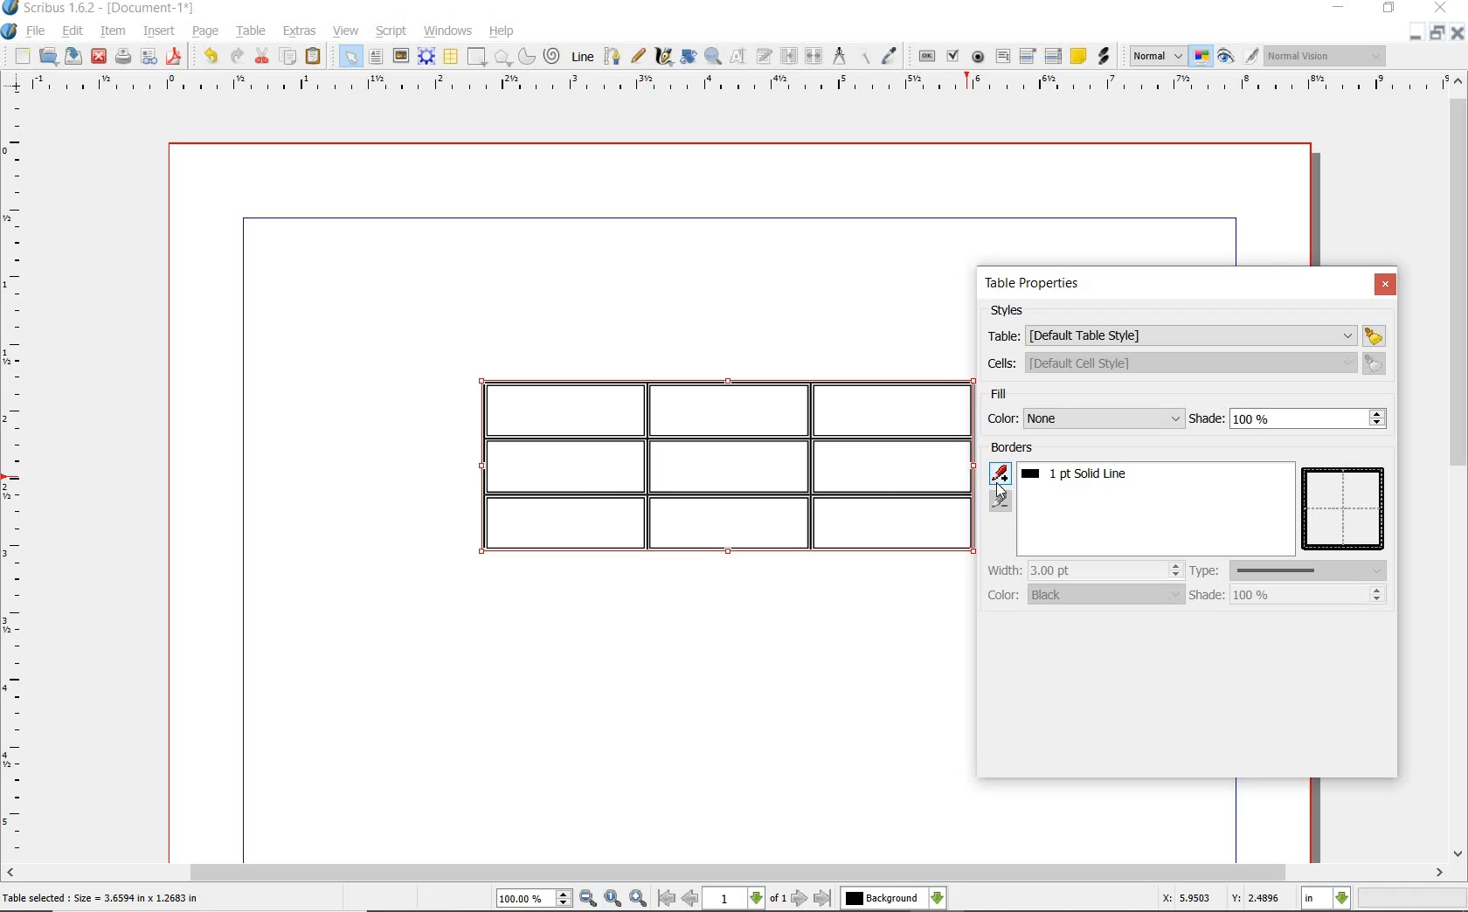 This screenshot has height=912, width=1468. I want to click on line, so click(582, 56).